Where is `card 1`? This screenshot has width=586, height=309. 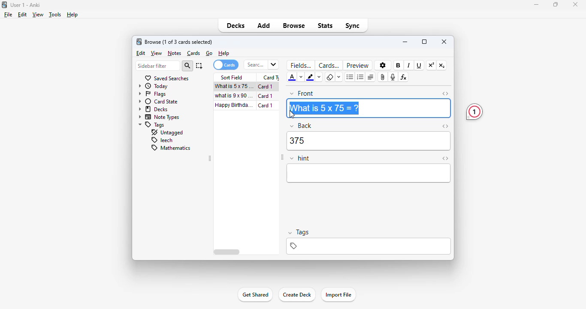 card 1 is located at coordinates (266, 106).